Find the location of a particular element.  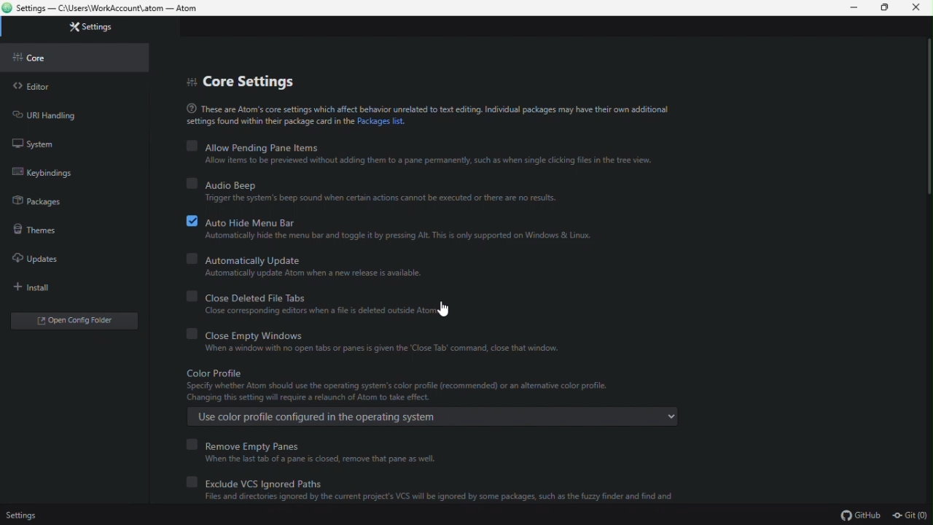

Automatically update Atom when a new release is available. is located at coordinates (311, 274).